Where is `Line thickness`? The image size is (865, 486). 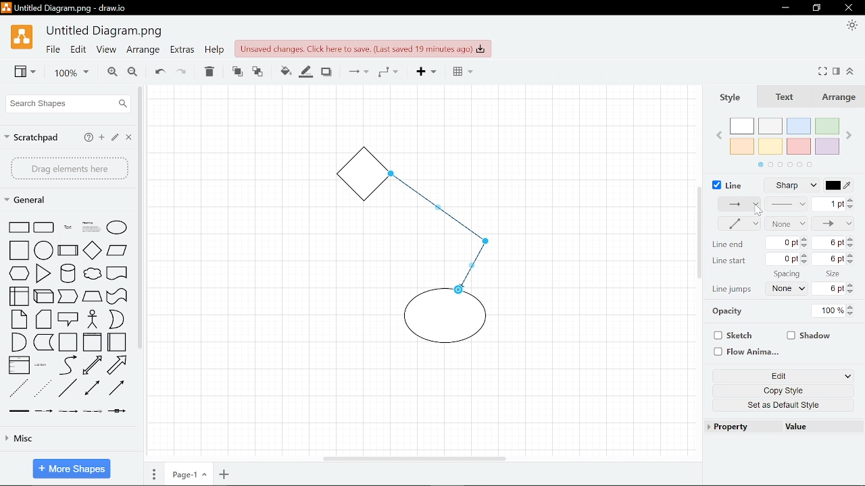 Line thickness is located at coordinates (787, 204).